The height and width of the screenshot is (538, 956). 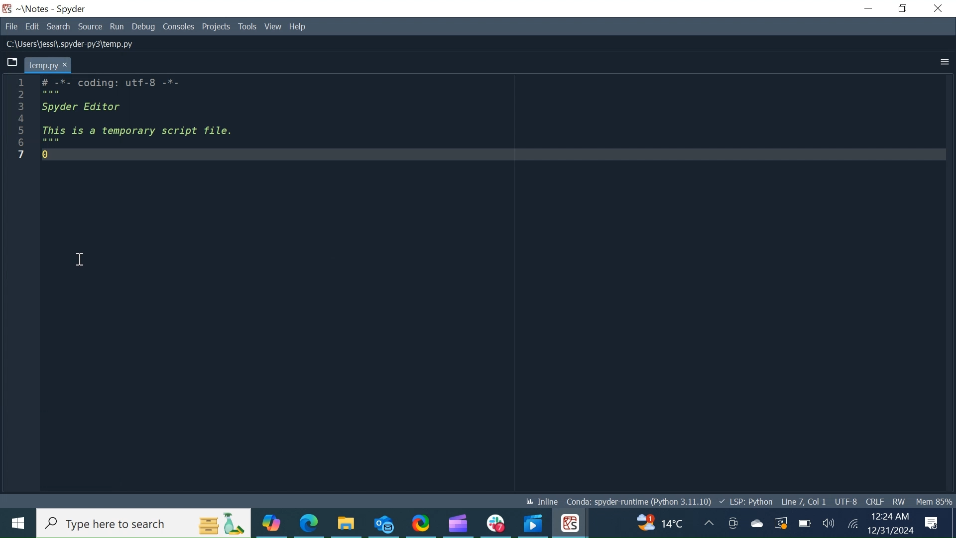 What do you see at coordinates (48, 65) in the screenshot?
I see `temp.py` at bounding box center [48, 65].